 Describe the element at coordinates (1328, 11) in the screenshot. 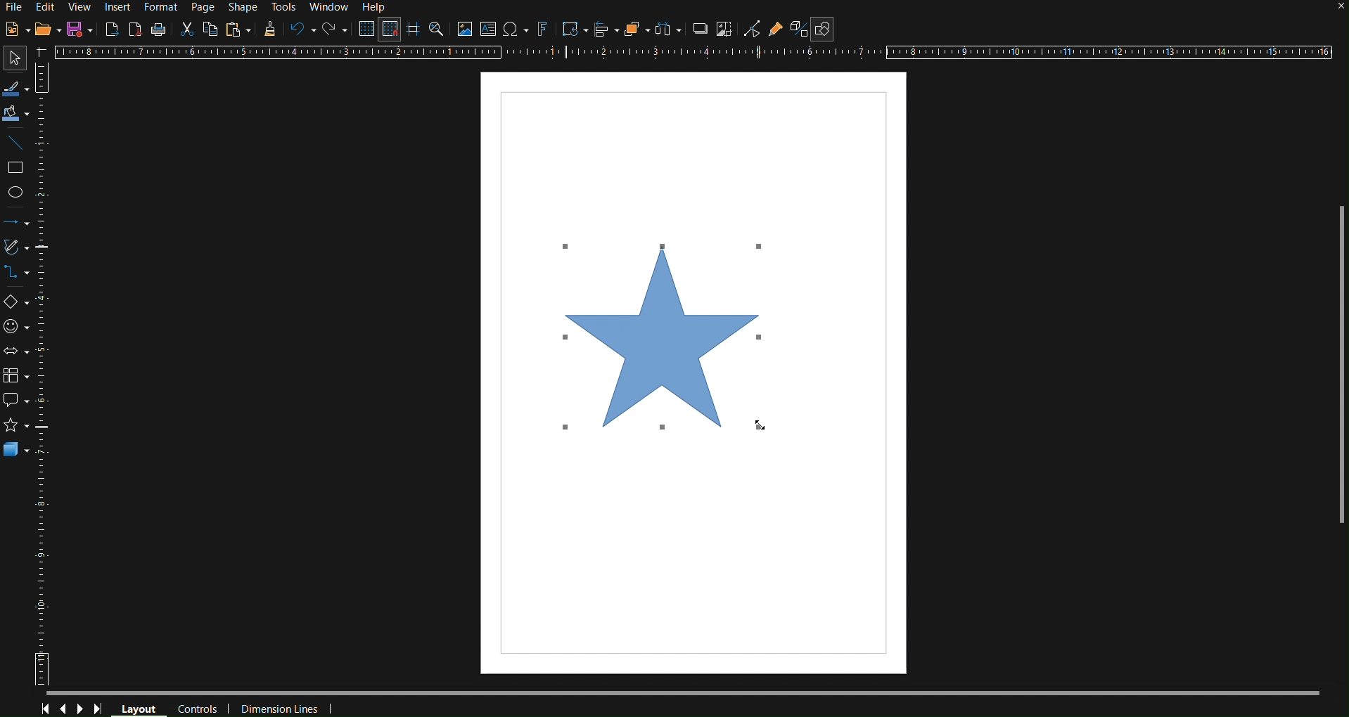

I see `close` at that location.